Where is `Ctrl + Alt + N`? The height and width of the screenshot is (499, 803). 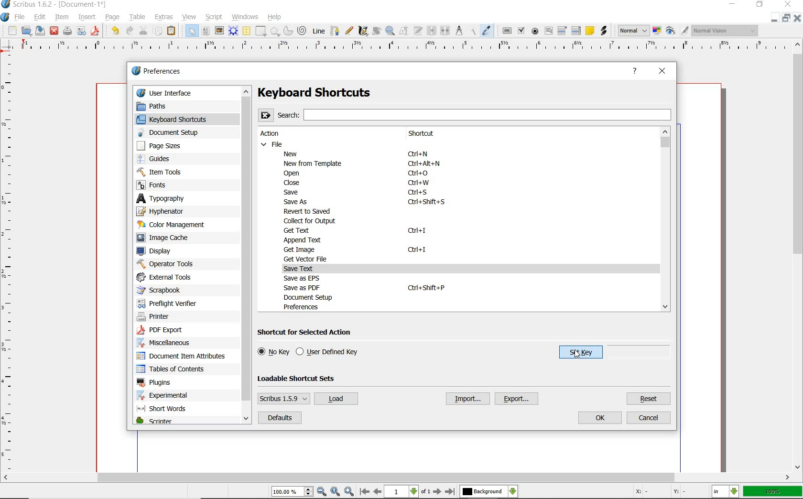
Ctrl + Alt + N is located at coordinates (424, 165).